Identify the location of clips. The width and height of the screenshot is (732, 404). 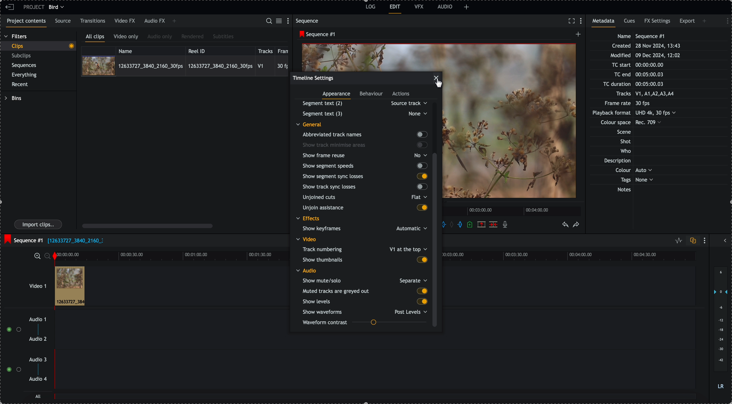
(38, 46).